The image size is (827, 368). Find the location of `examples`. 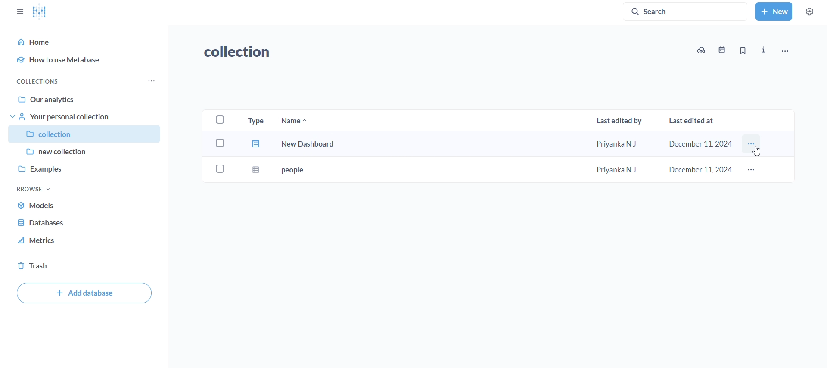

examples is located at coordinates (84, 167).